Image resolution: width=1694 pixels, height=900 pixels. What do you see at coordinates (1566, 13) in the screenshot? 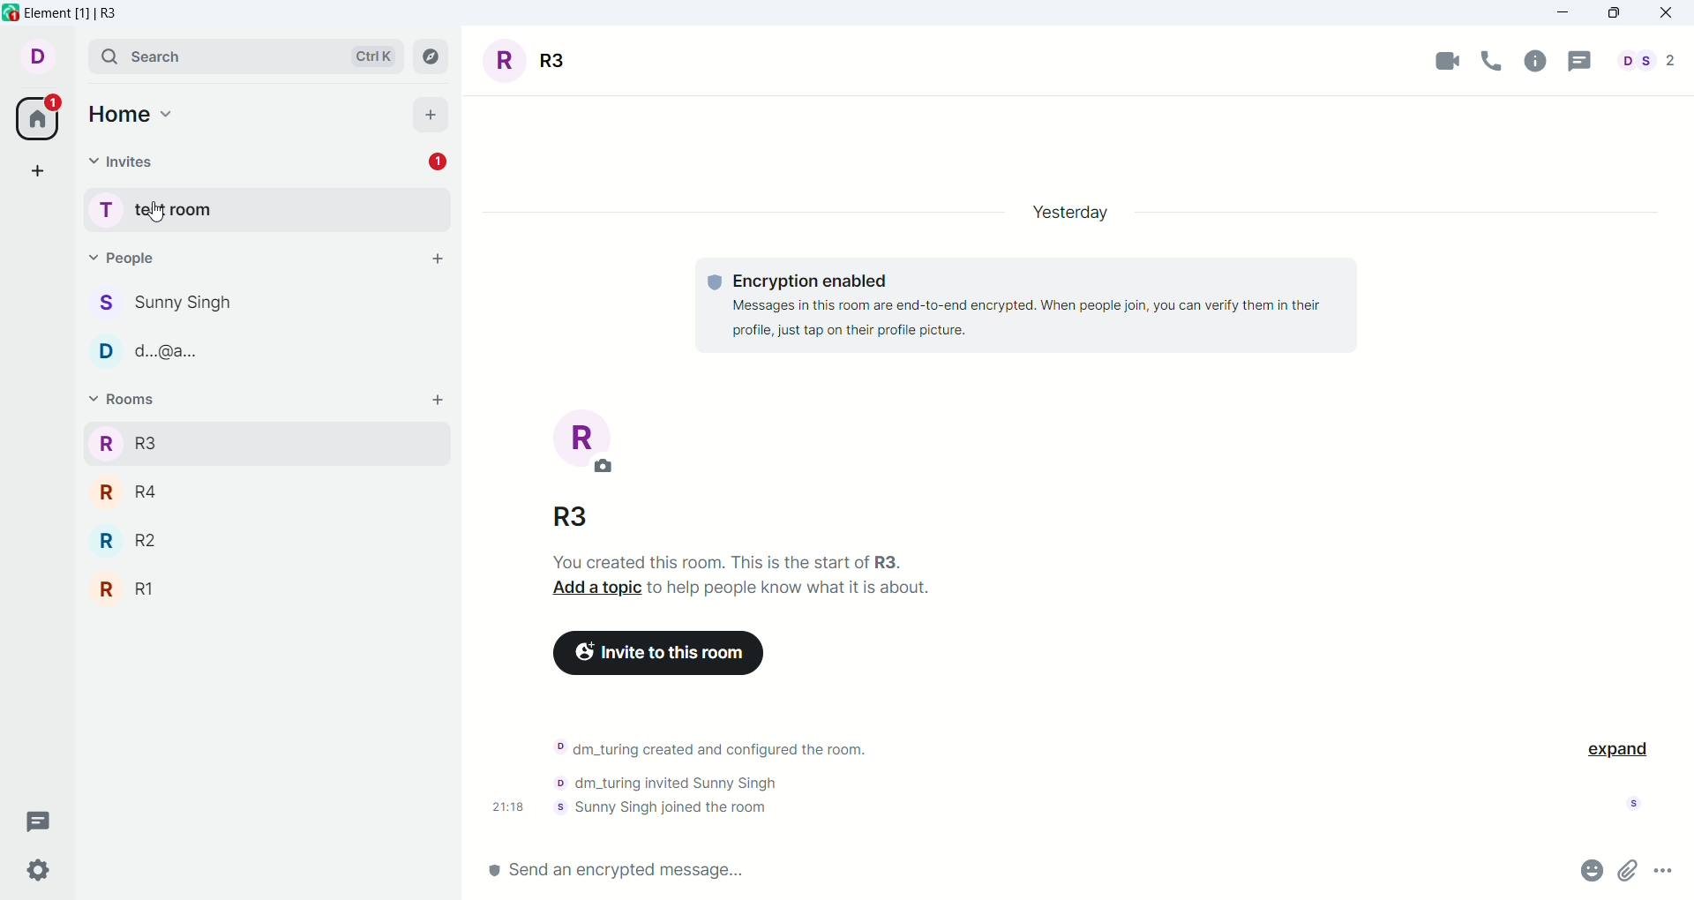
I see `minimize` at bounding box center [1566, 13].